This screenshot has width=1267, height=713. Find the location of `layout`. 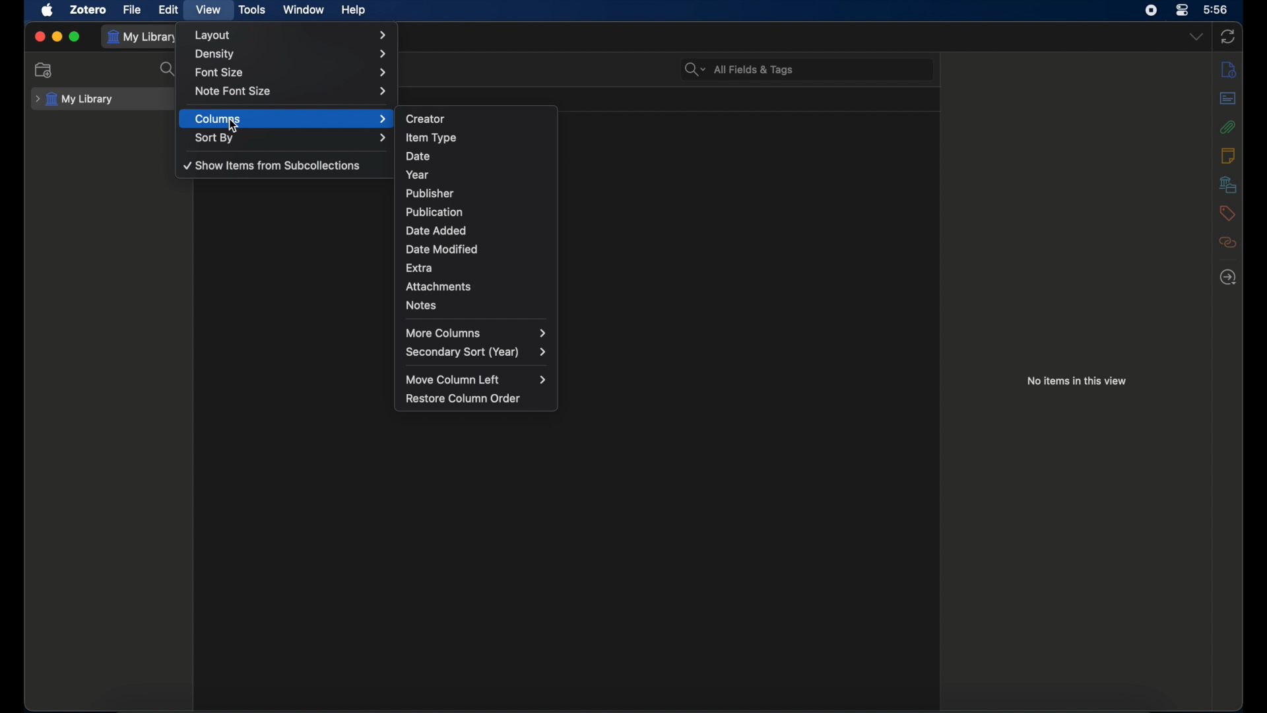

layout is located at coordinates (293, 35).